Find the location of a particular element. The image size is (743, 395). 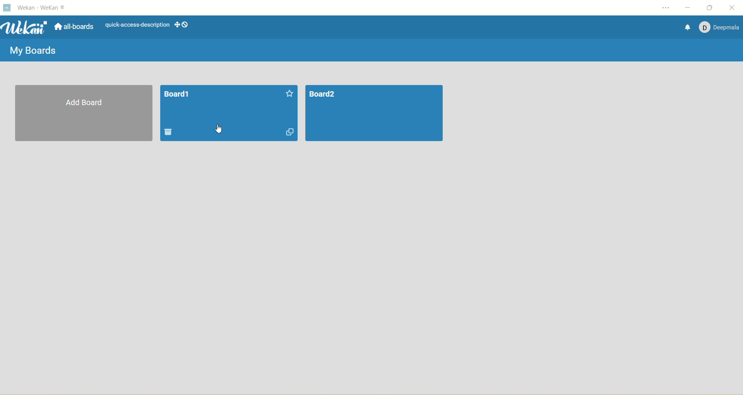

duplicates is located at coordinates (289, 131).